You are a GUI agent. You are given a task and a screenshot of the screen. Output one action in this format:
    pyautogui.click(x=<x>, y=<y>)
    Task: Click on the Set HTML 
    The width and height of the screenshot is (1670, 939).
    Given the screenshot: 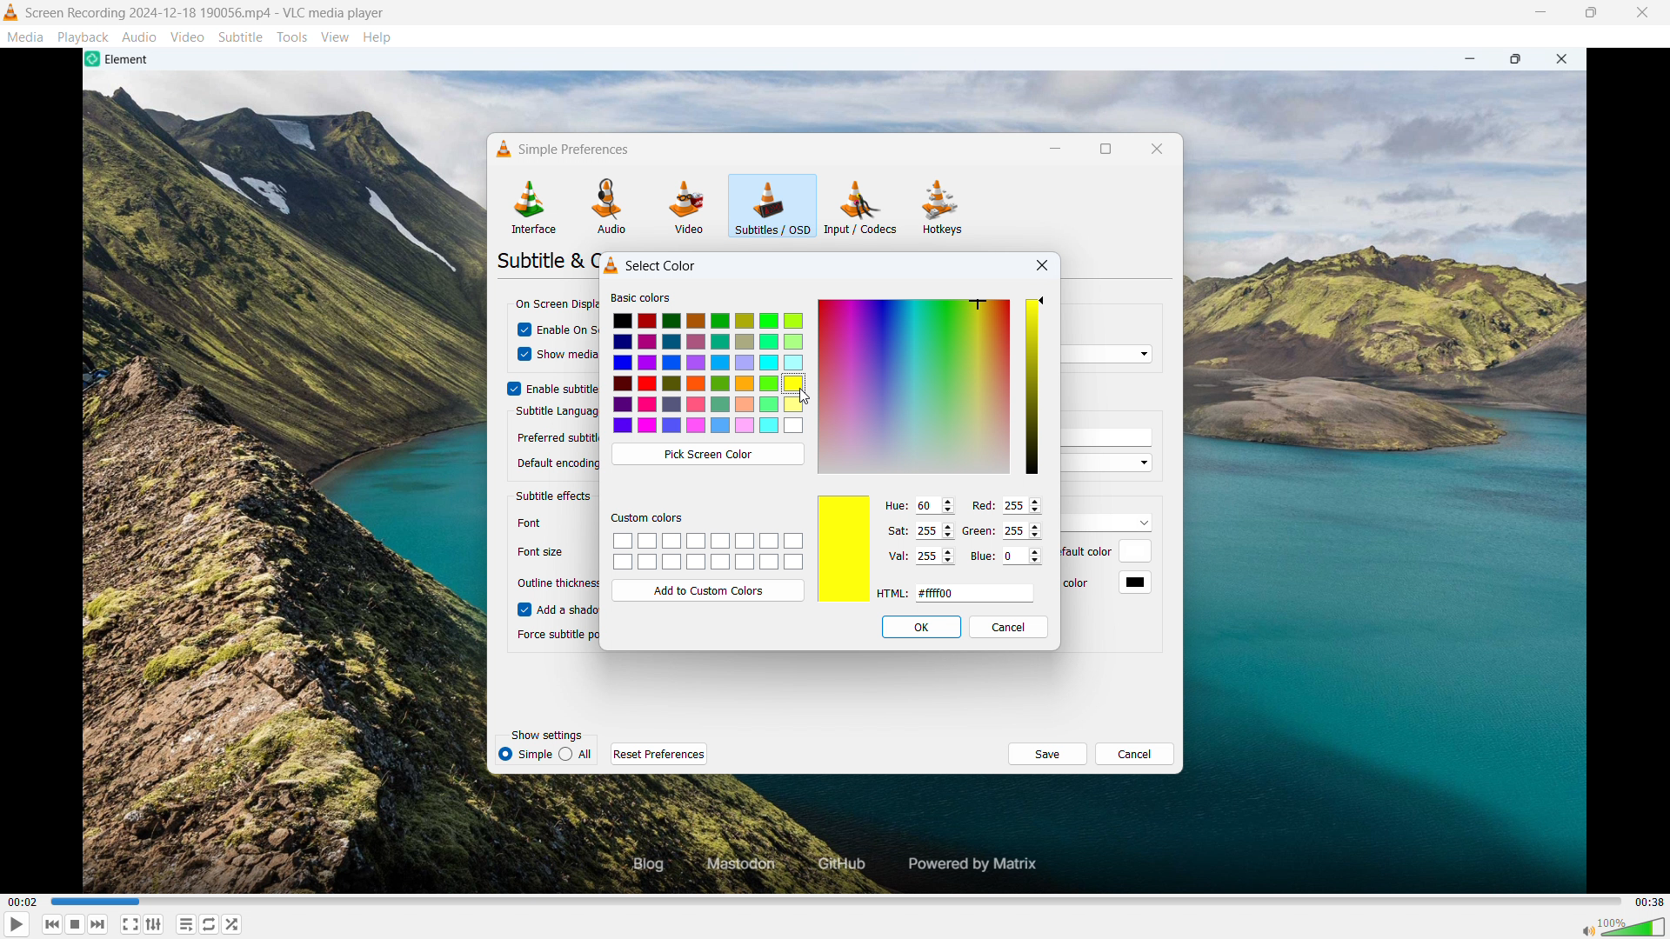 What is the action you would take?
    pyautogui.click(x=975, y=593)
    